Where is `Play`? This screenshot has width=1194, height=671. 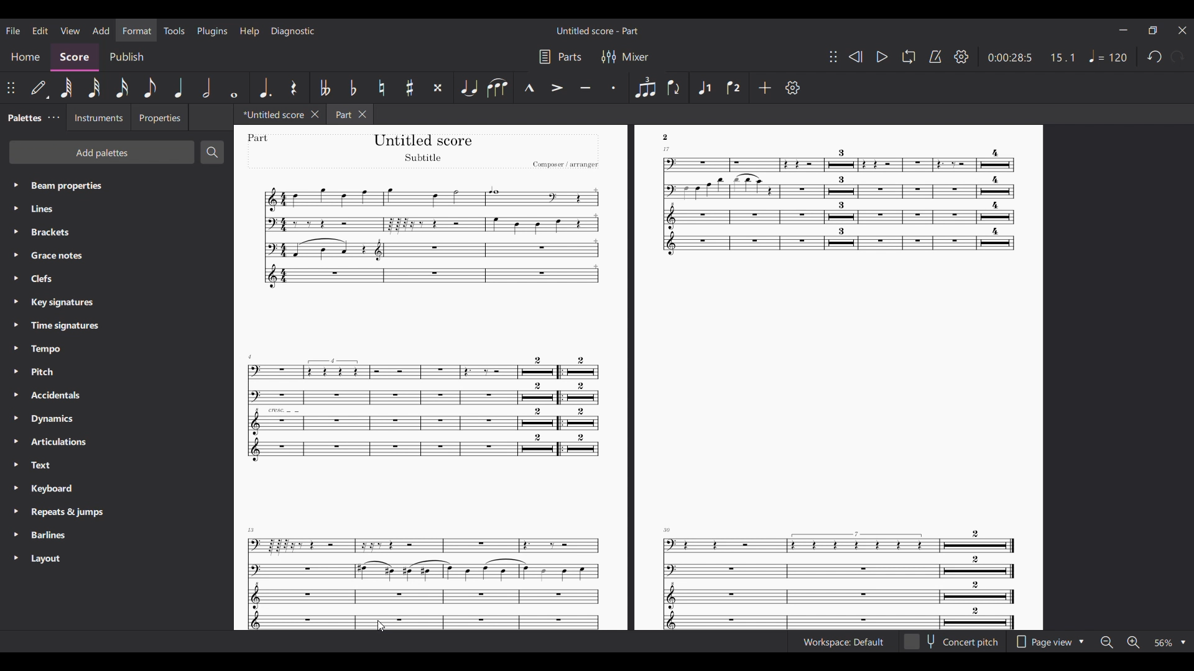 Play is located at coordinates (882, 57).